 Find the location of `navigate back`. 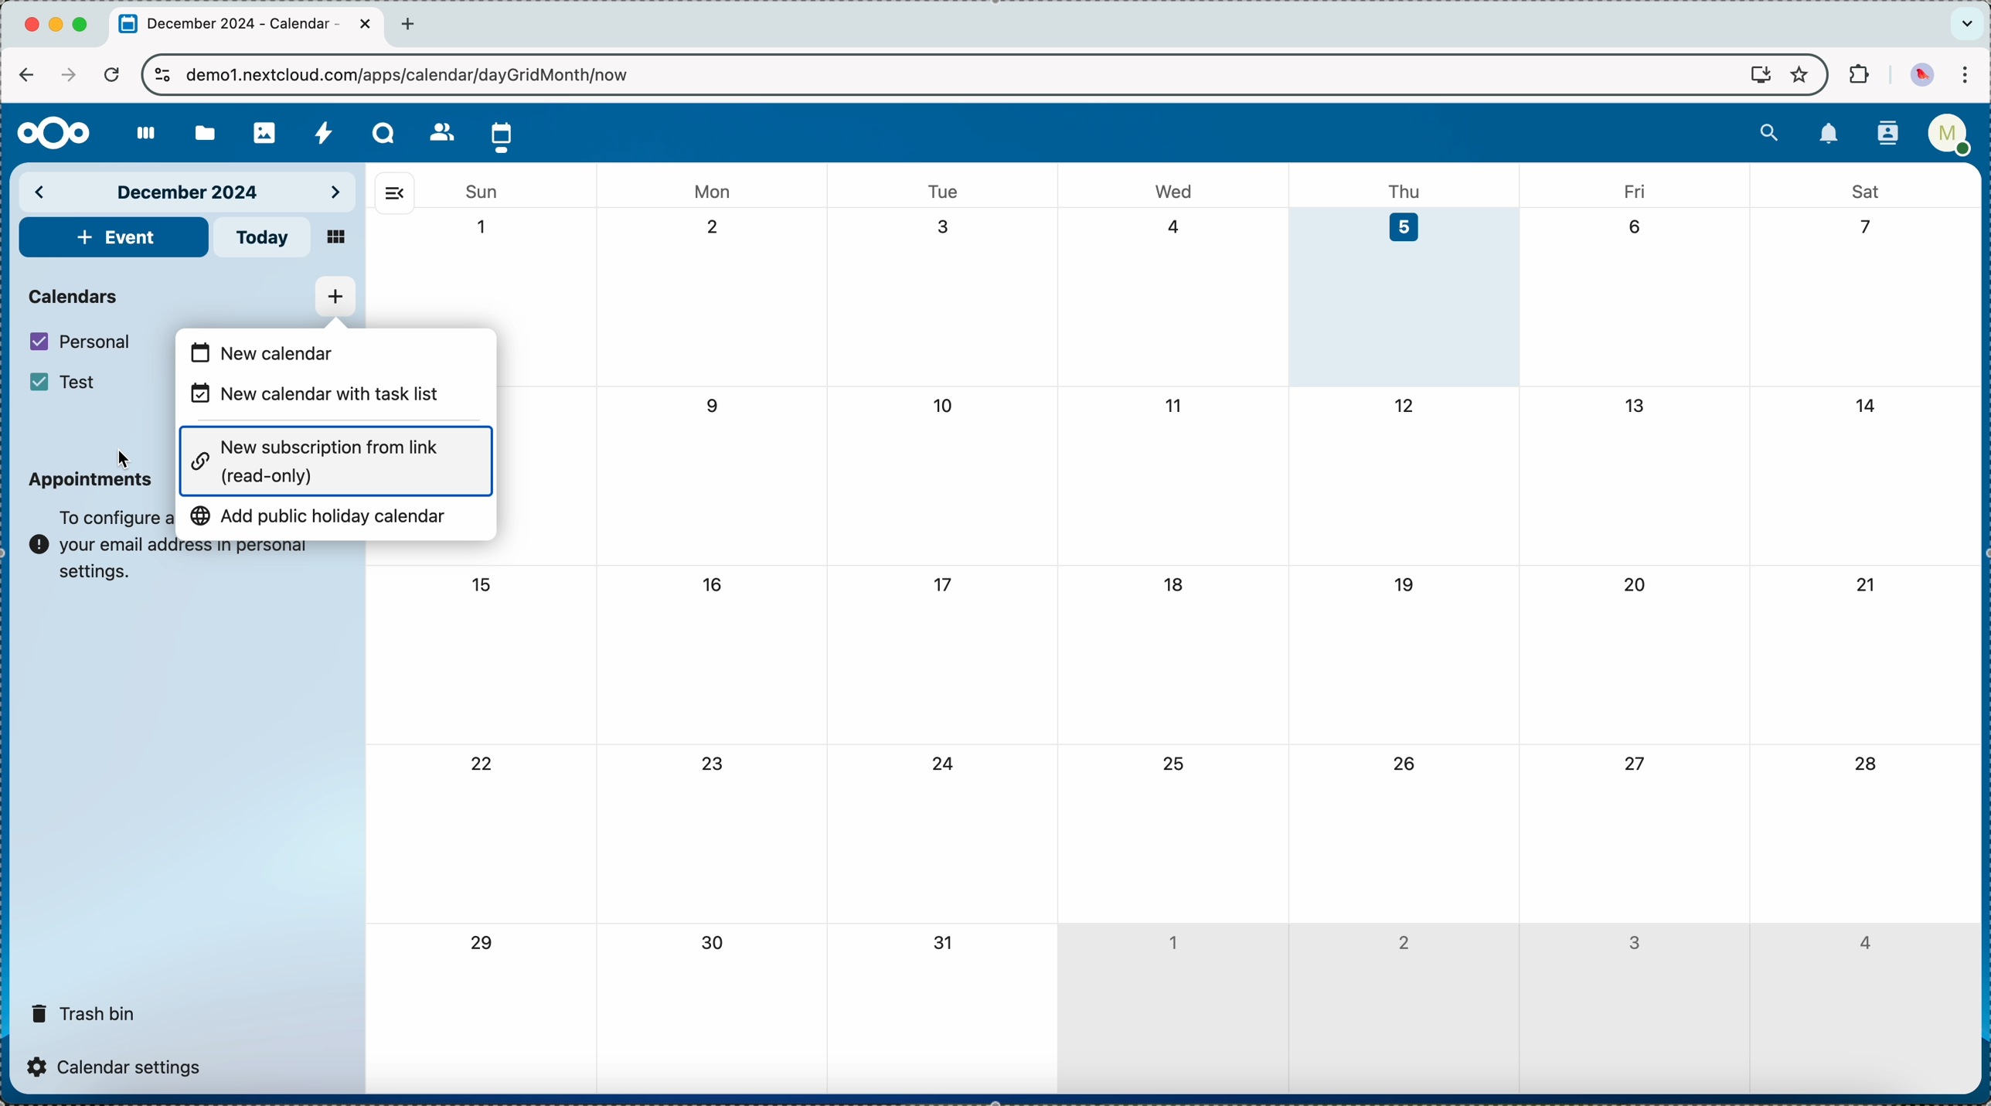

navigate back is located at coordinates (26, 74).